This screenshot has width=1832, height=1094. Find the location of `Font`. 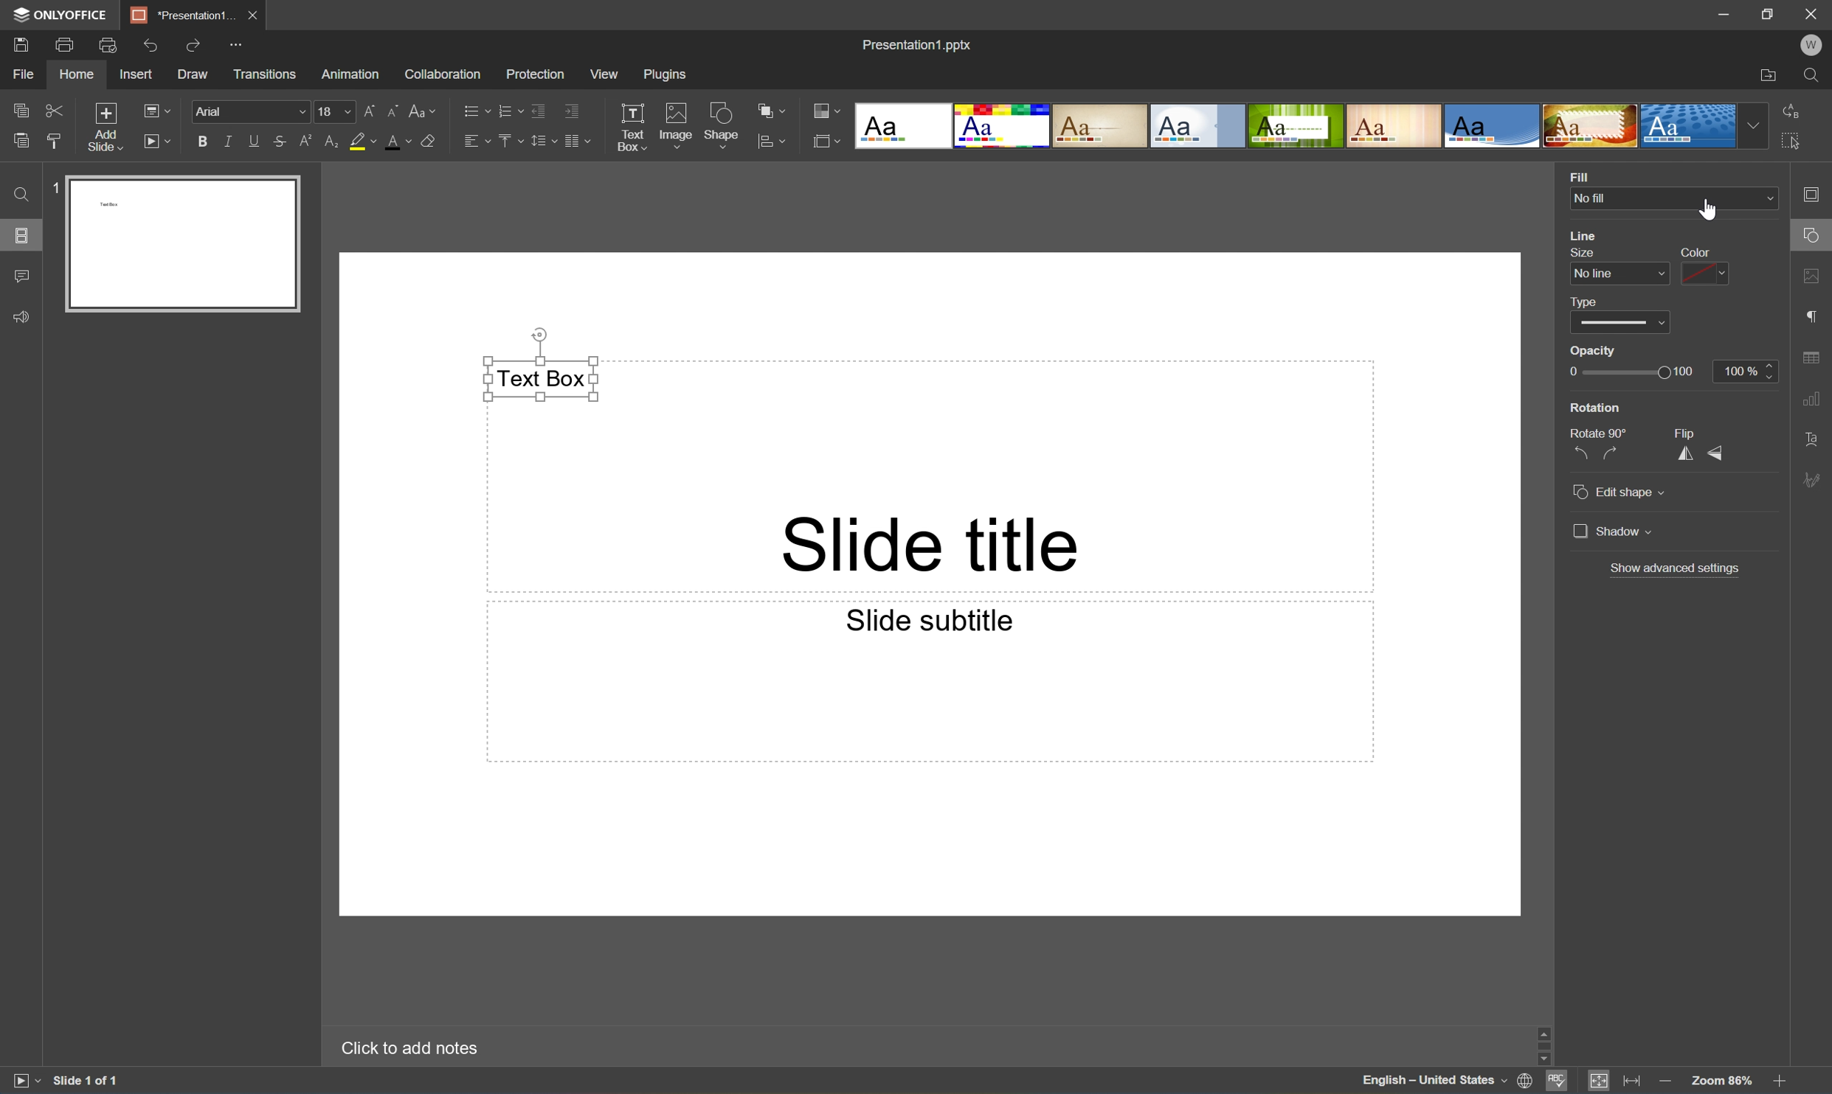

Font is located at coordinates (247, 113).